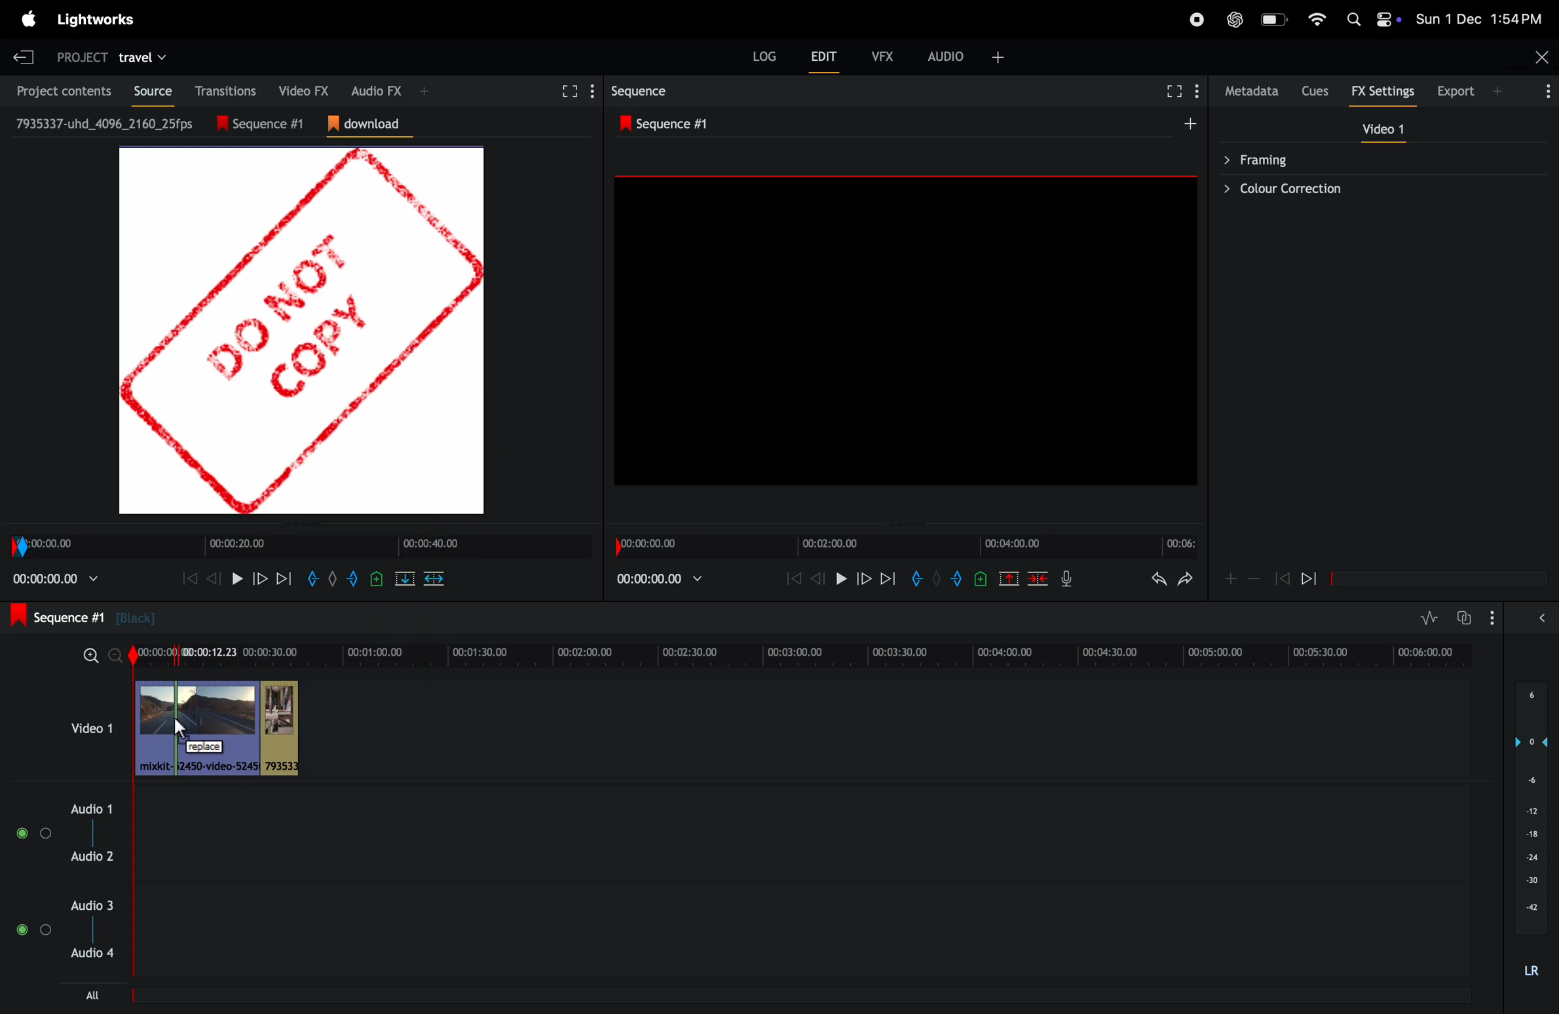 This screenshot has width=1559, height=1014. Describe the element at coordinates (354, 578) in the screenshot. I see `add out` at that location.